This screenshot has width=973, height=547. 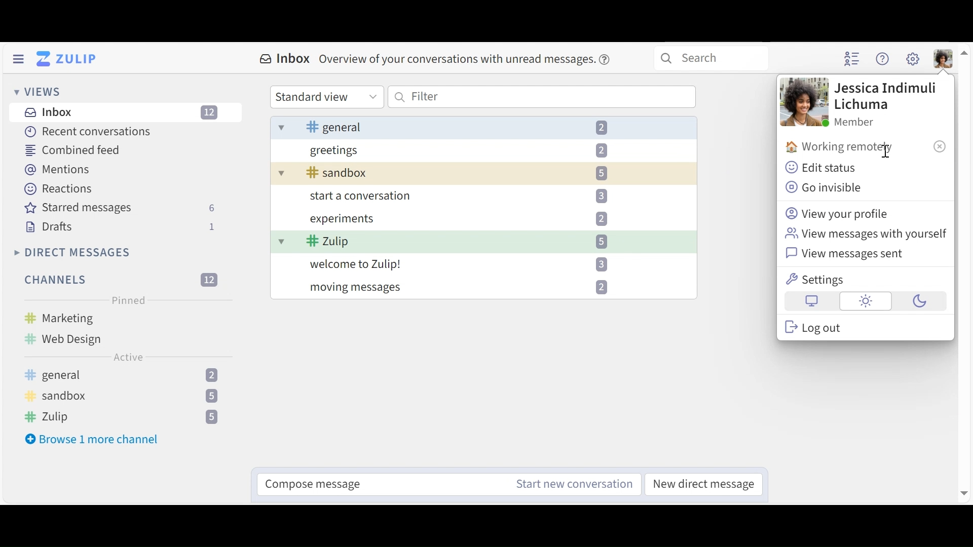 What do you see at coordinates (85, 131) in the screenshot?
I see `Recent conversations` at bounding box center [85, 131].